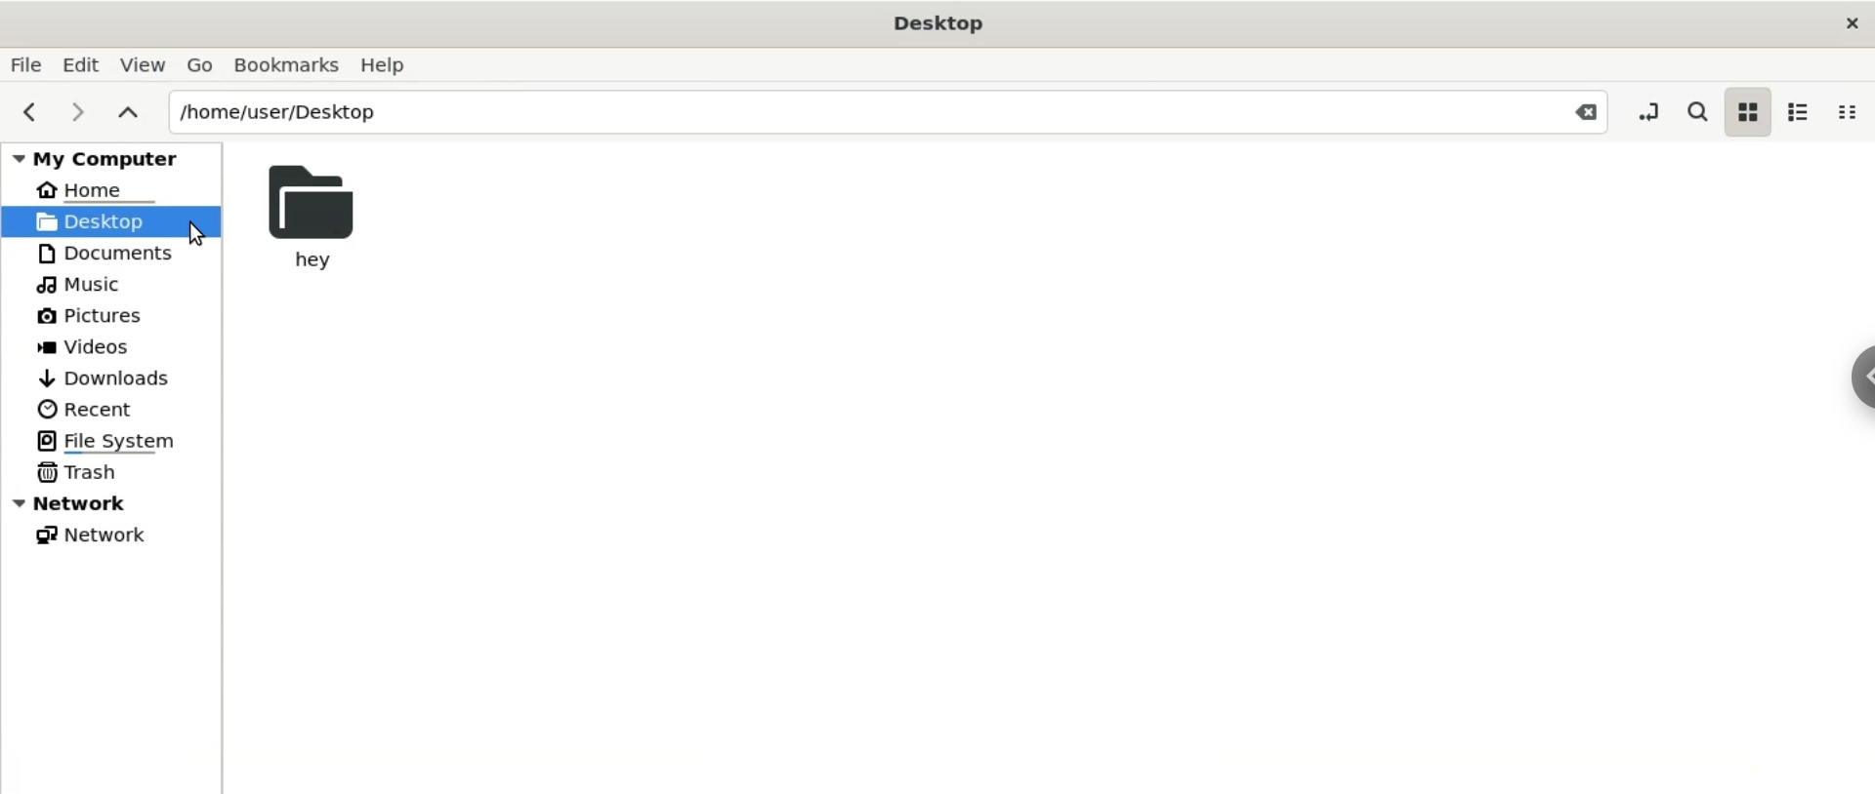 Image resolution: width=1875 pixels, height=794 pixels. I want to click on parent folders, so click(130, 112).